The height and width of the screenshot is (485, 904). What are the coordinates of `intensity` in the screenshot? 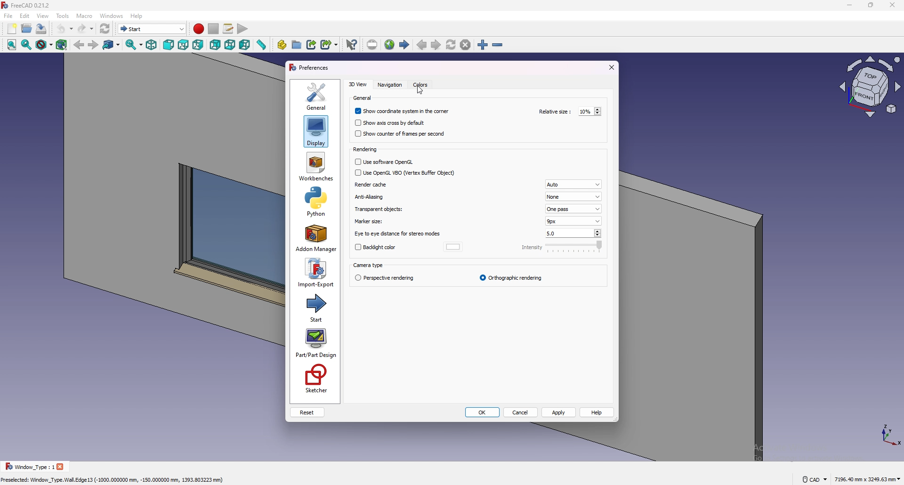 It's located at (563, 247).